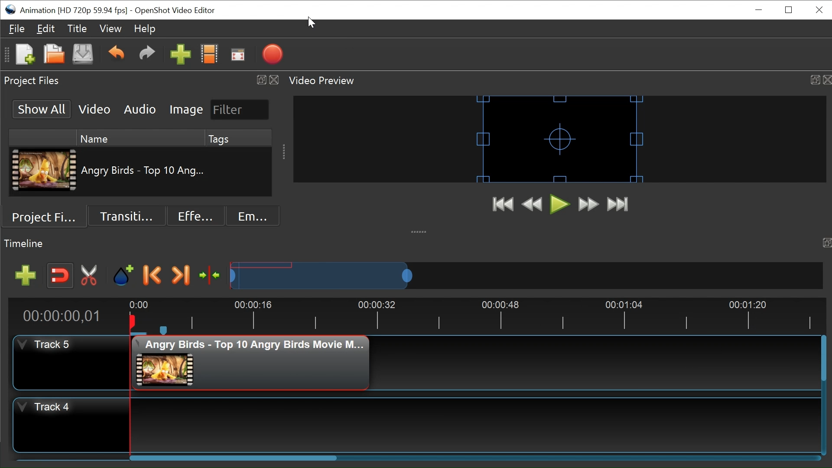 This screenshot has height=468, width=832. I want to click on Clip, so click(45, 172).